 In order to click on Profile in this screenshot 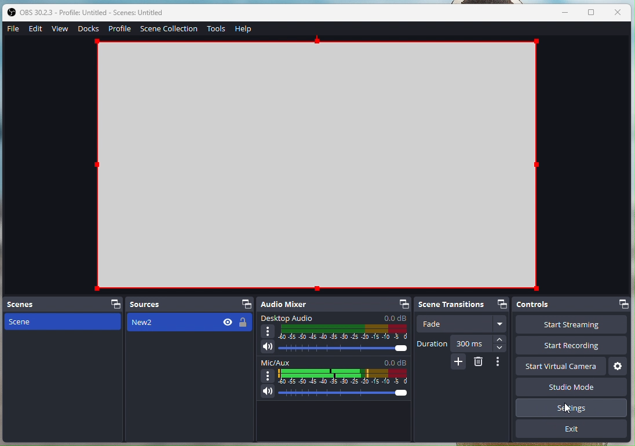, I will do `click(121, 28)`.